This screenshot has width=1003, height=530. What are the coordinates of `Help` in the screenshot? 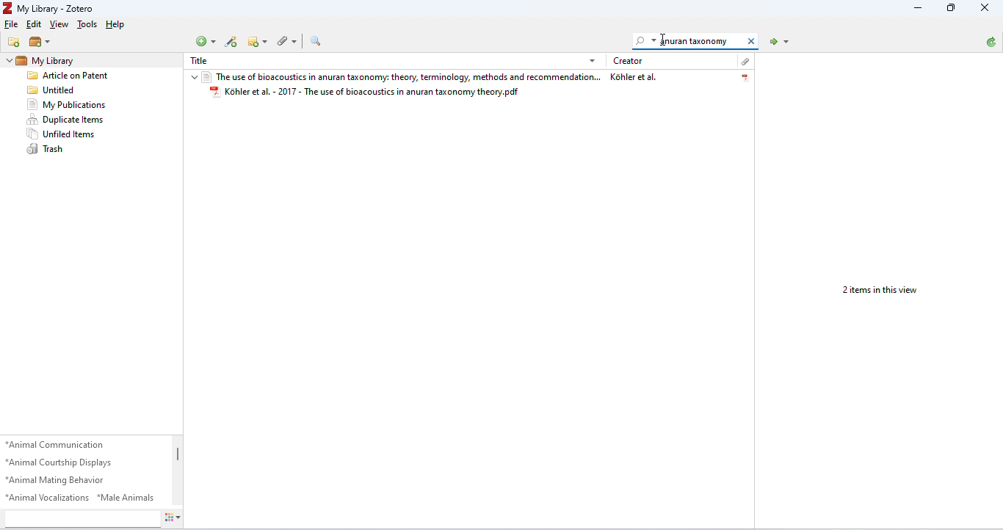 It's located at (116, 25).